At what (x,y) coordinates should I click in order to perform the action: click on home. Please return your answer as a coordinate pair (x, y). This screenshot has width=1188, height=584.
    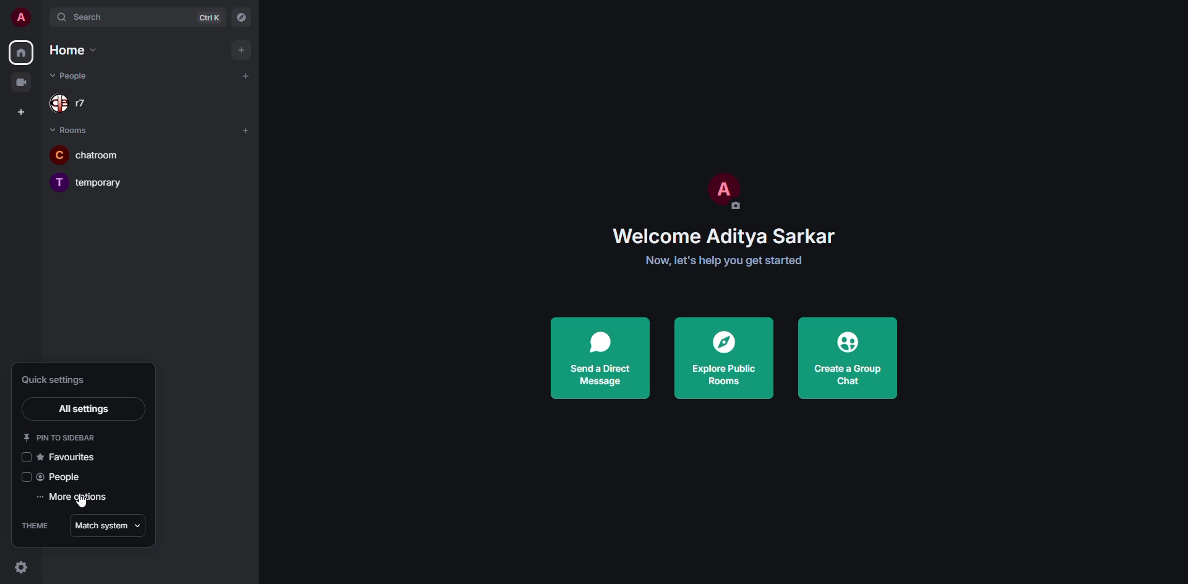
    Looking at the image, I should click on (74, 51).